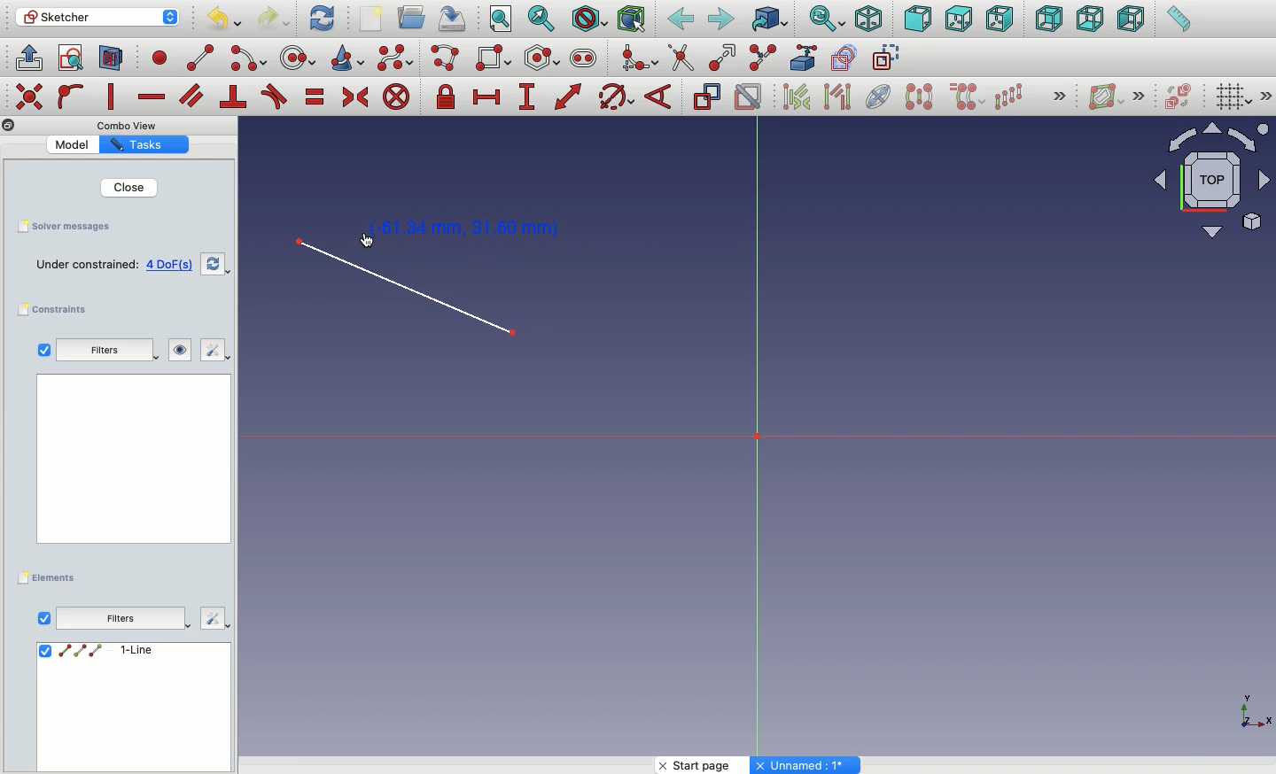 This screenshot has height=774, width=1276. I want to click on Symmetry, so click(918, 97).